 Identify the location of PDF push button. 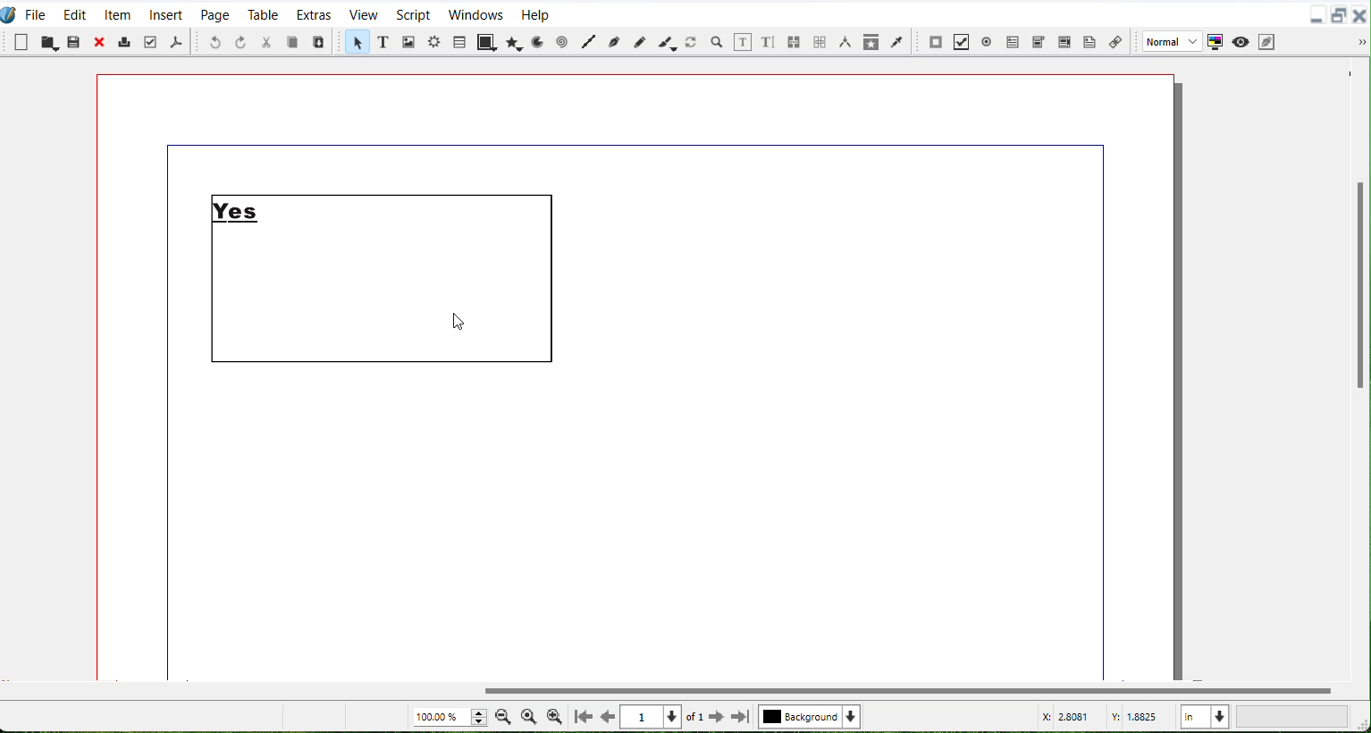
(936, 40).